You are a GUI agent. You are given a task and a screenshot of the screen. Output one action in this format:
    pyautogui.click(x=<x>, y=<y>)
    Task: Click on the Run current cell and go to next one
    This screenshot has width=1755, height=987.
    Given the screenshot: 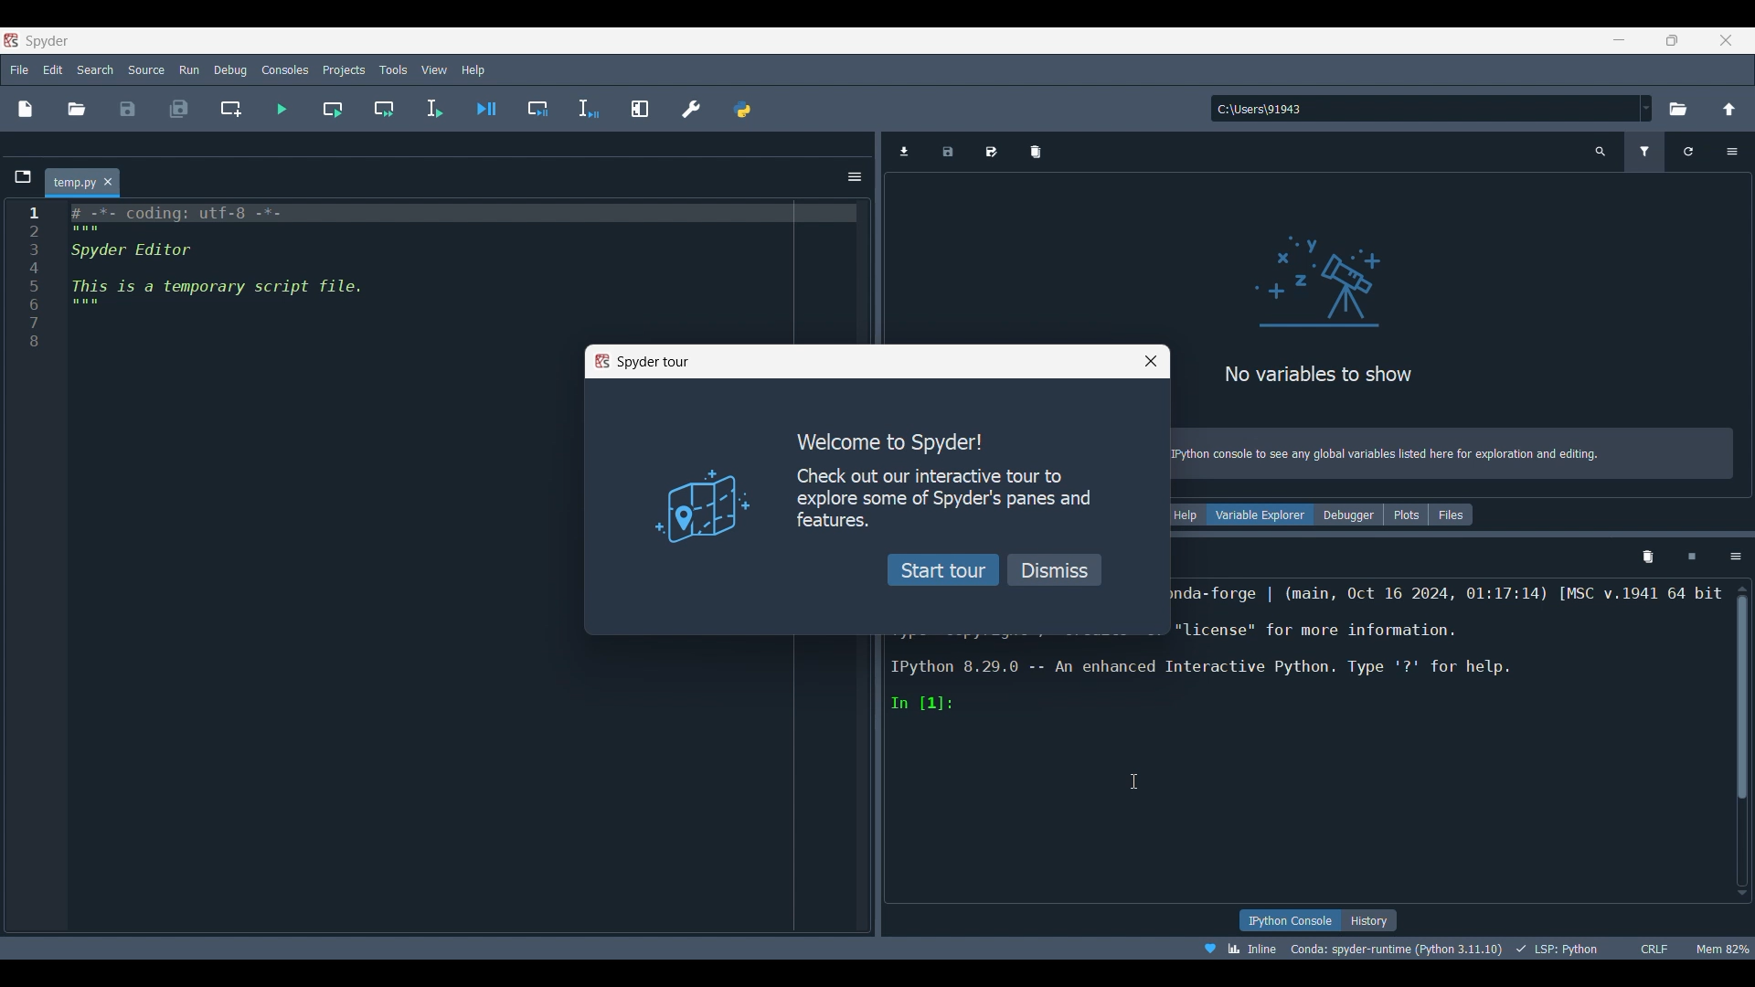 What is the action you would take?
    pyautogui.click(x=385, y=109)
    